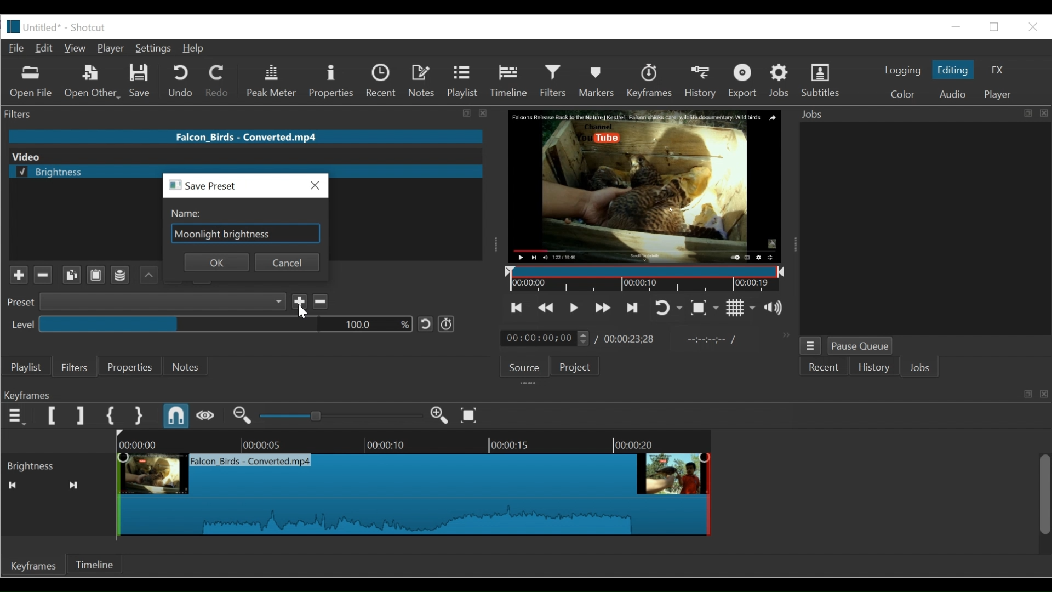  I want to click on Channel, so click(120, 276).